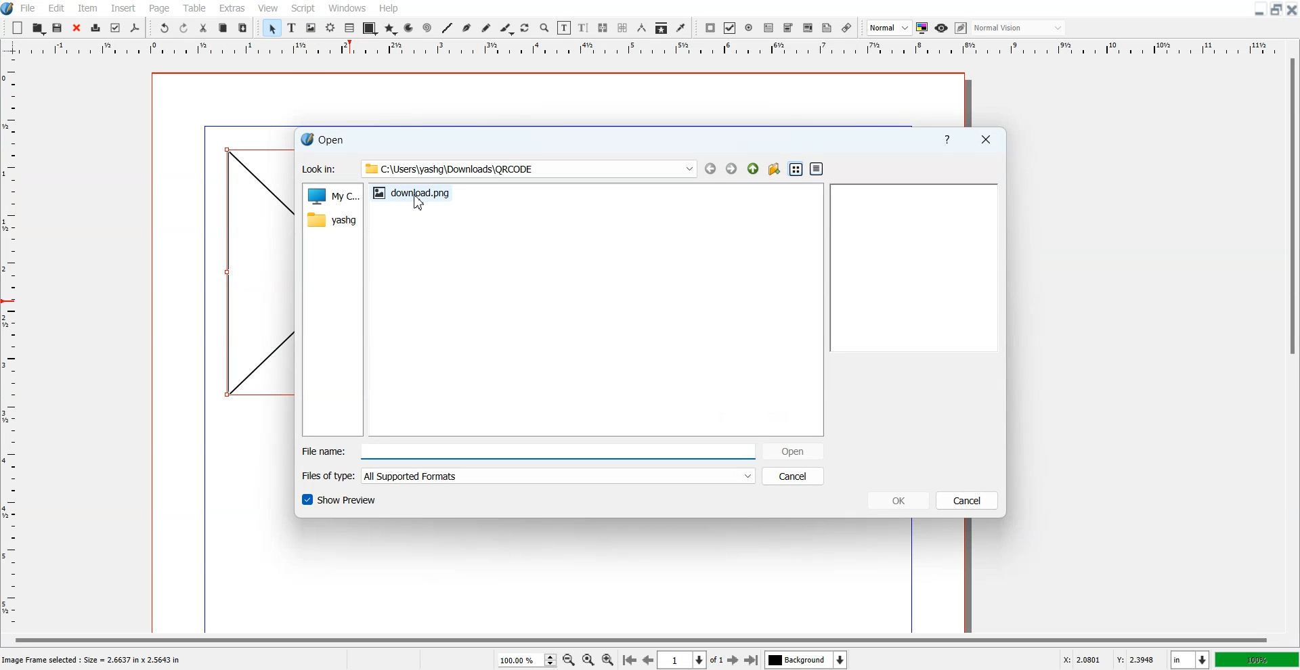 The width and height of the screenshot is (1300, 670). I want to click on Look In, so click(498, 169).